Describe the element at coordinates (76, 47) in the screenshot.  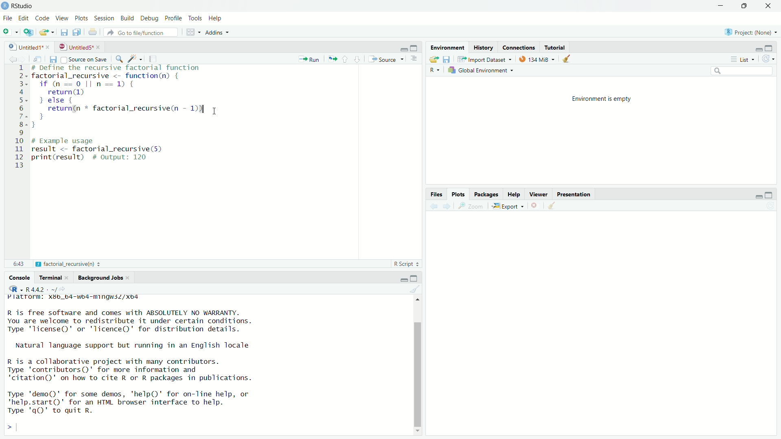
I see `Untitled5*` at that location.